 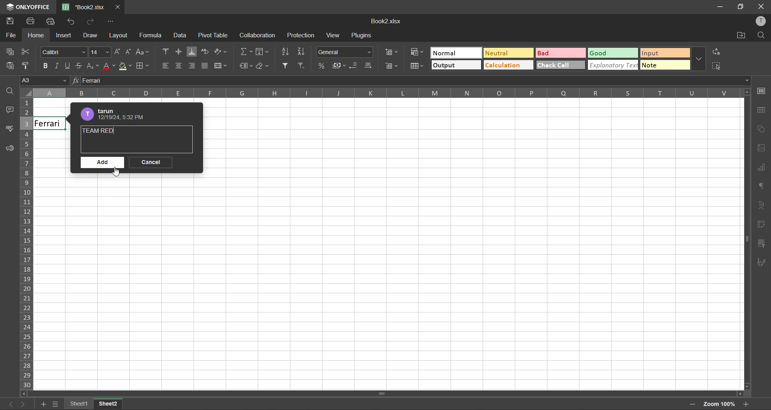 I want to click on sort descending, so click(x=303, y=51).